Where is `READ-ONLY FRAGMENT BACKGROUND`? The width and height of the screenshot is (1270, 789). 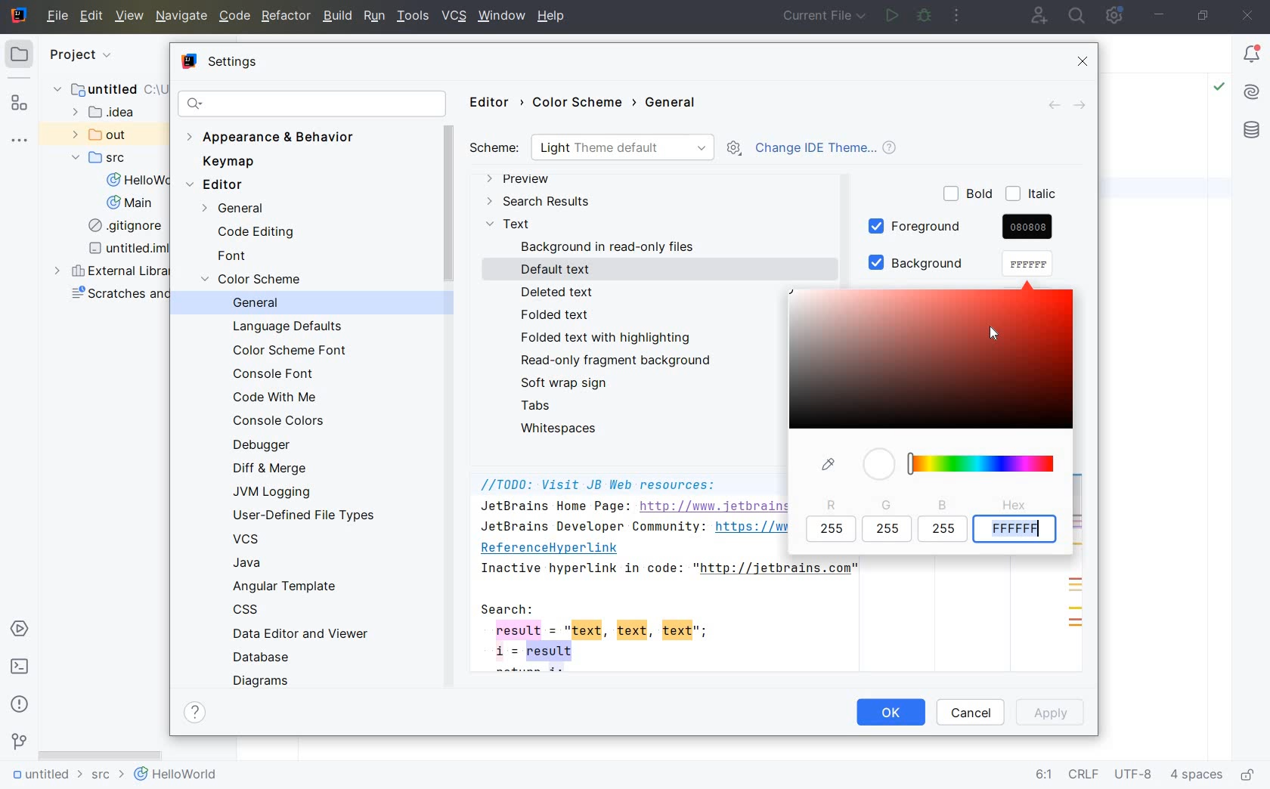 READ-ONLY FRAGMENT BACKGROUND is located at coordinates (613, 360).